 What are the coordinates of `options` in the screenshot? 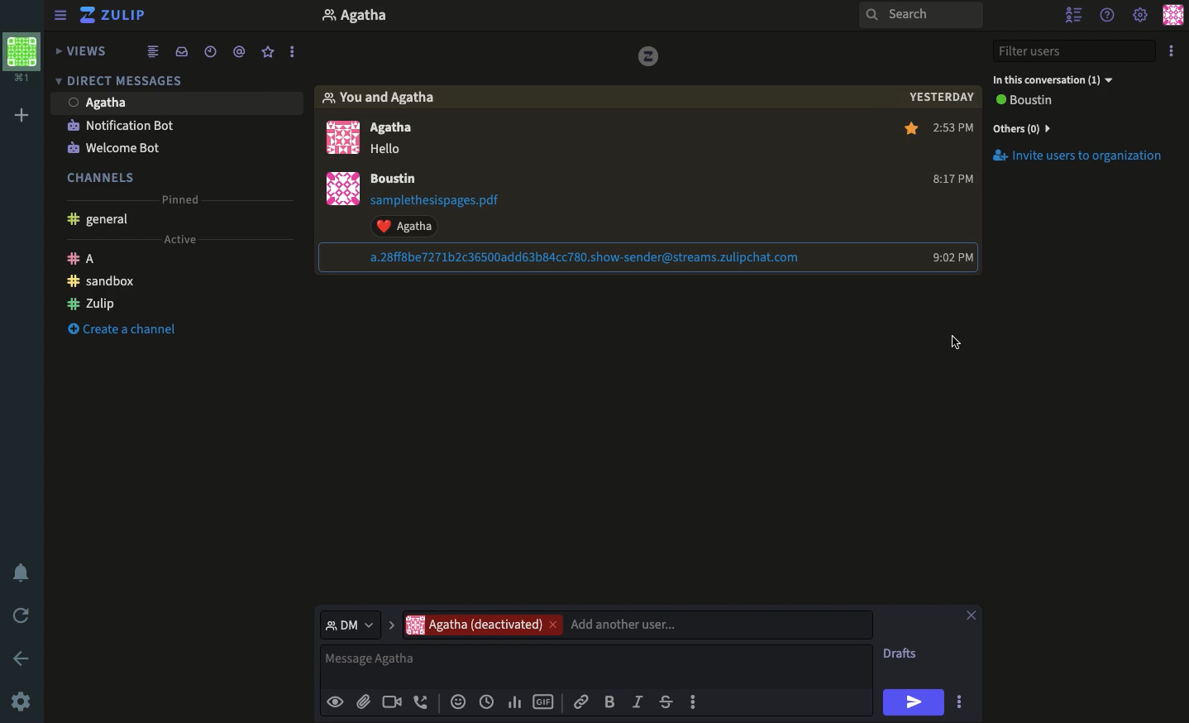 It's located at (960, 701).